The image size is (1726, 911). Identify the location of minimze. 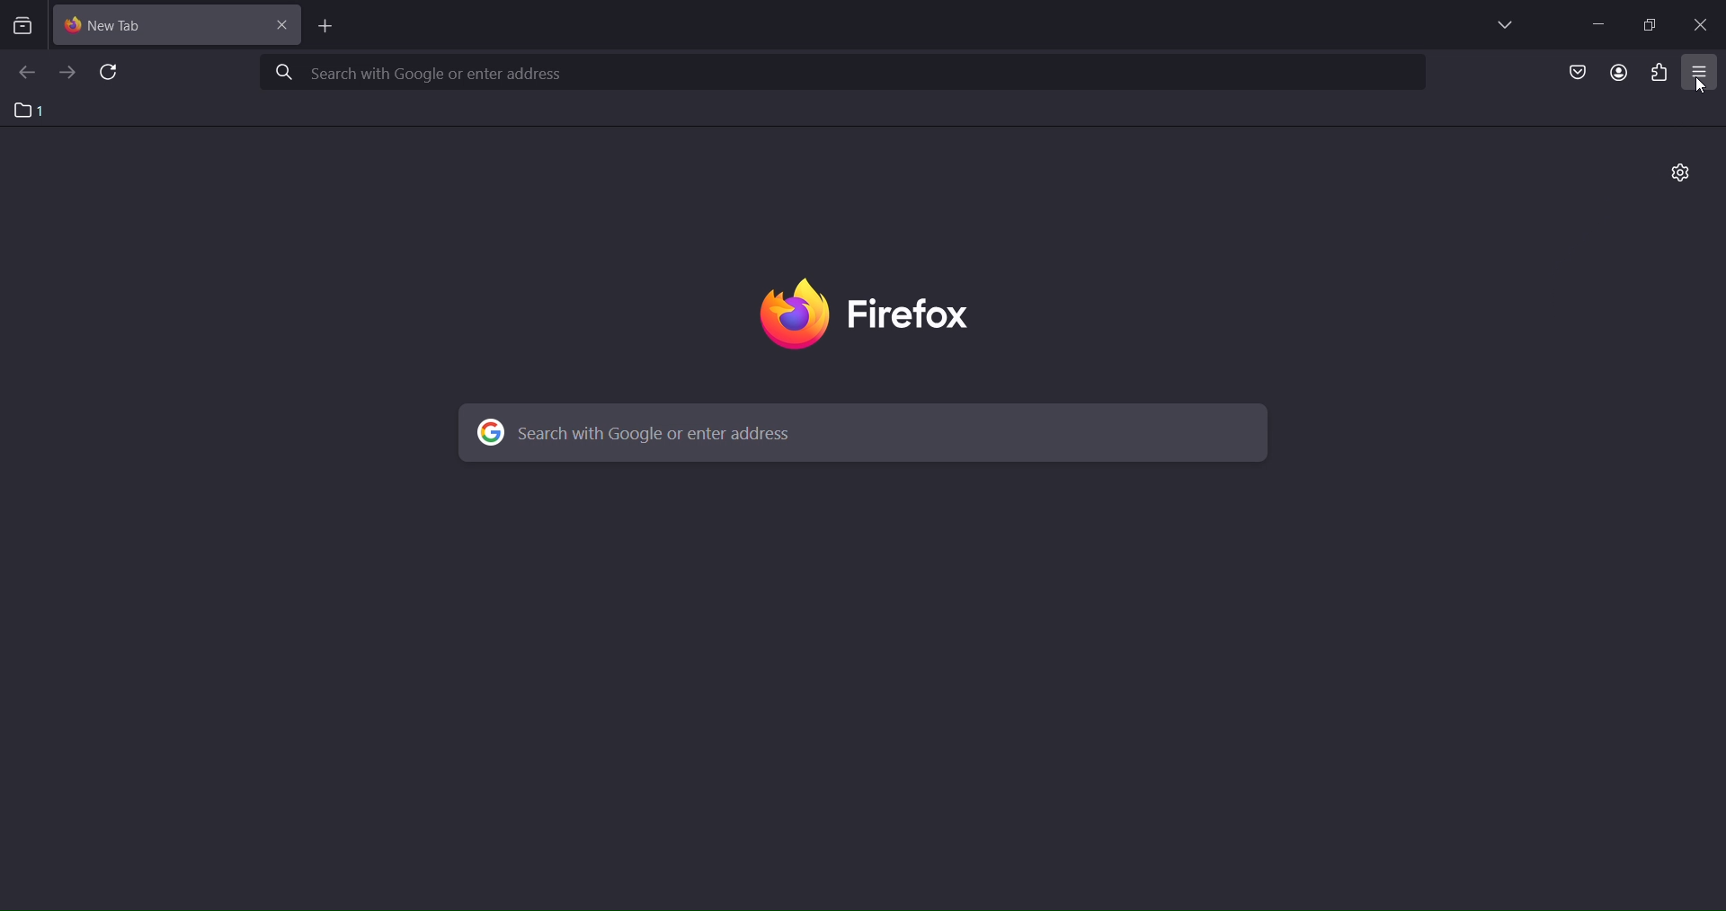
(1603, 25).